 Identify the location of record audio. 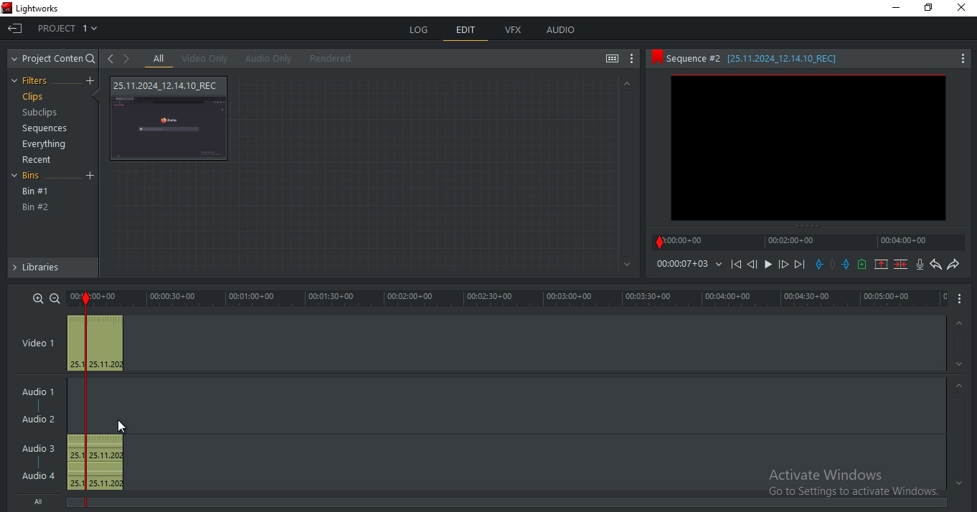
(920, 265).